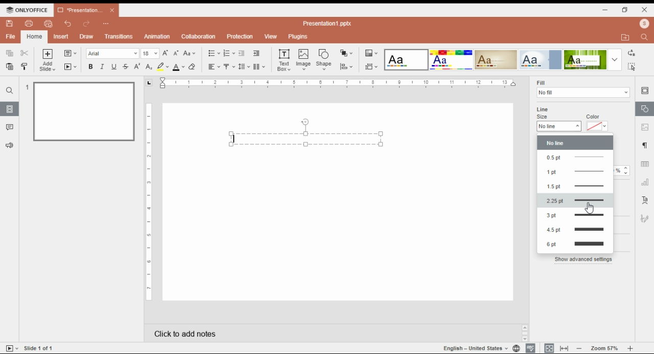  Describe the element at coordinates (245, 67) in the screenshot. I see `line spacing` at that location.